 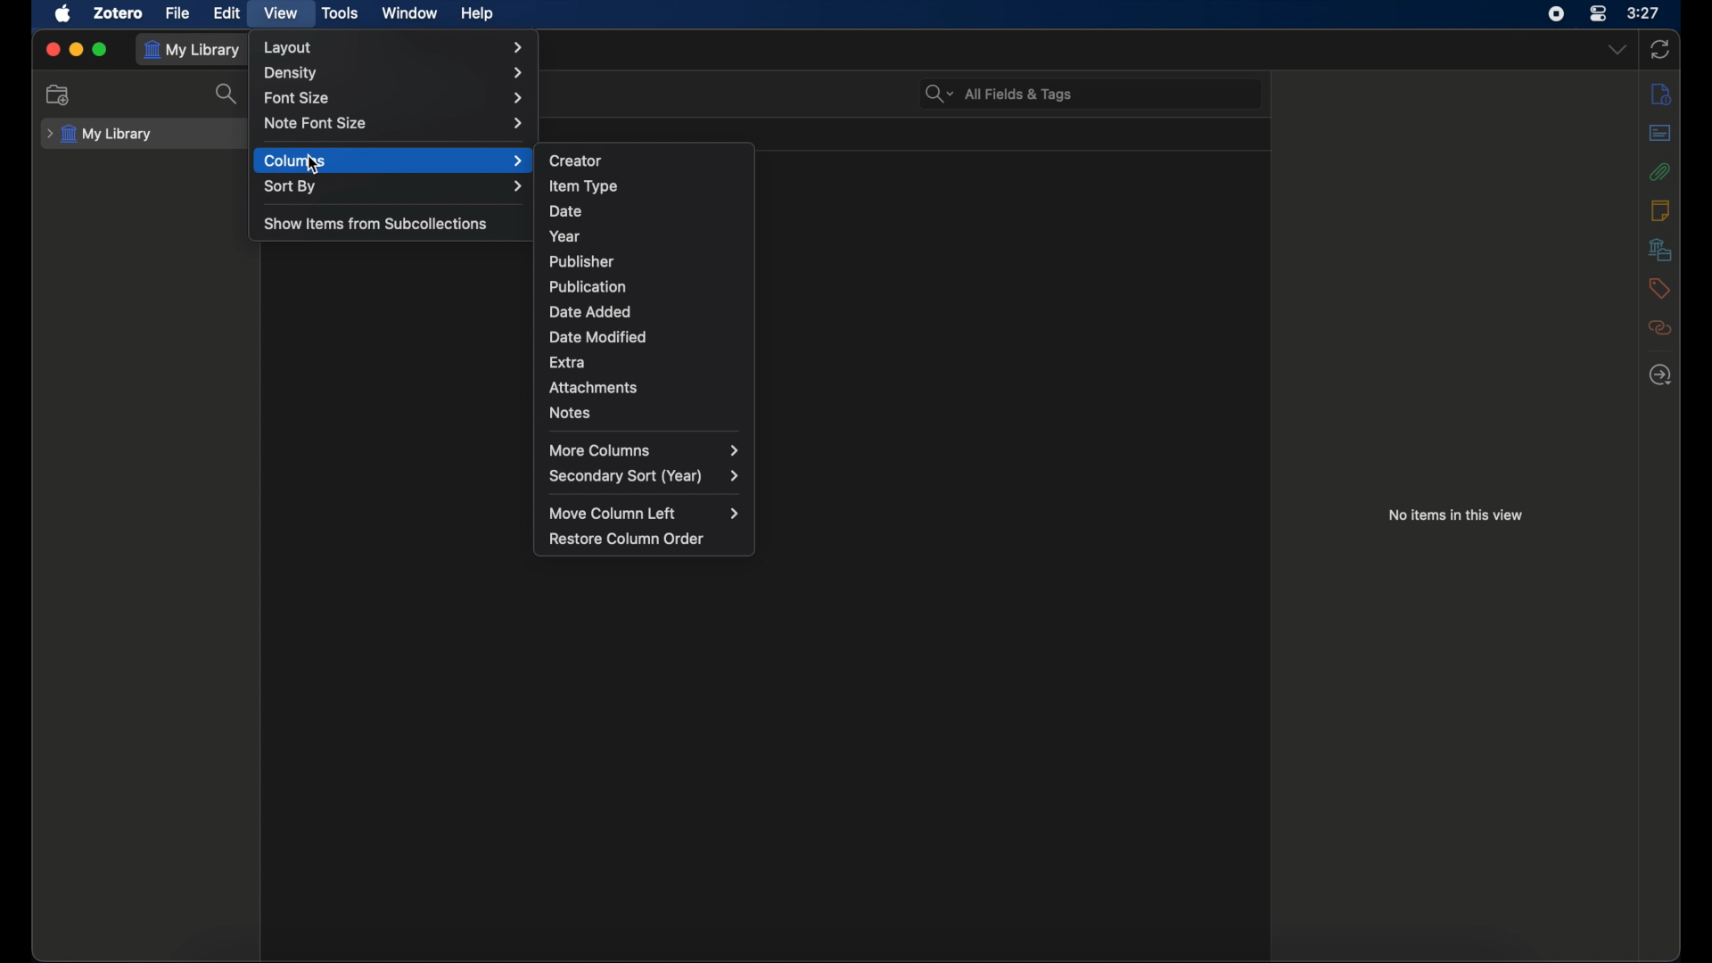 I want to click on my library, so click(x=196, y=53).